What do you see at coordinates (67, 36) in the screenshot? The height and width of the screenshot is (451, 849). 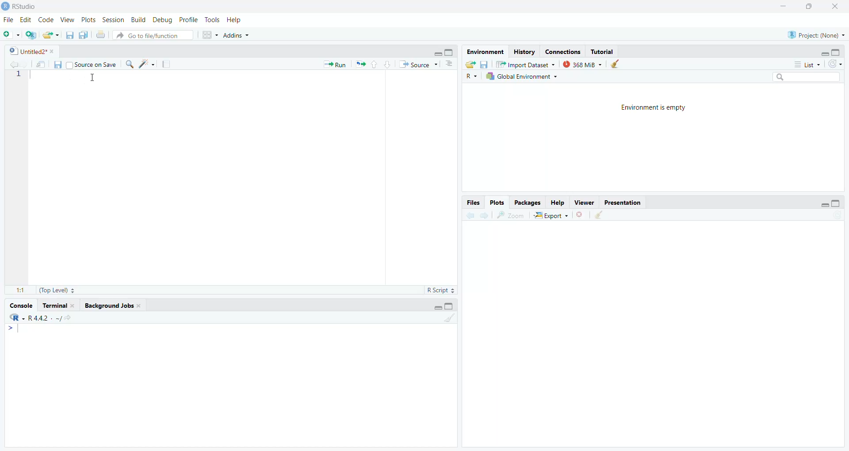 I see `save` at bounding box center [67, 36].